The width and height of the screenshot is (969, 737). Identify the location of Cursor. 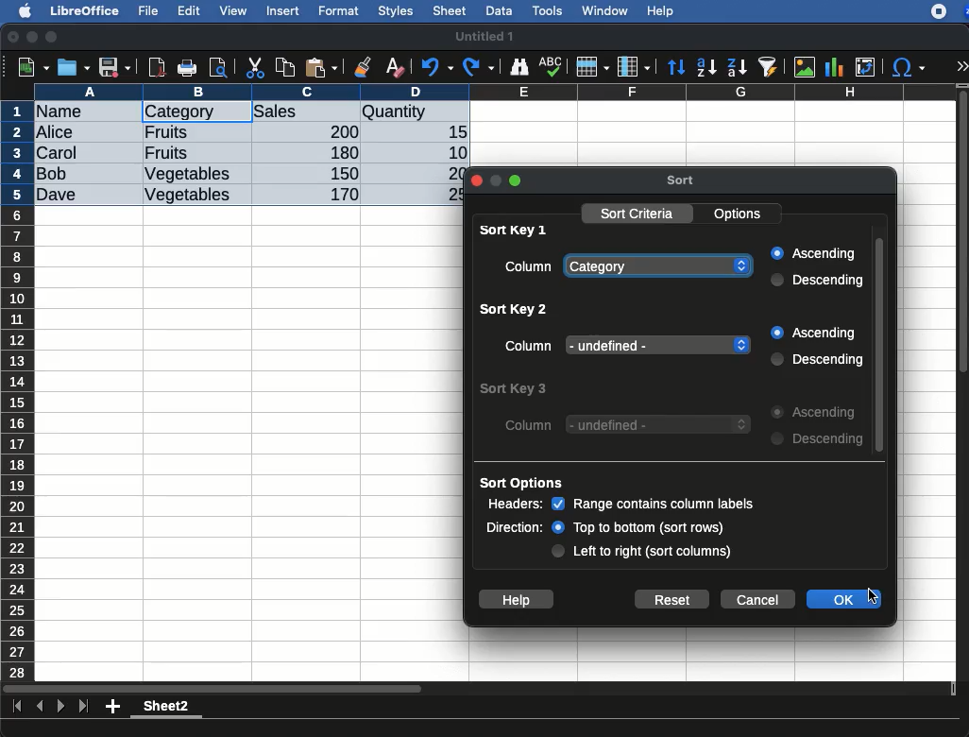
(875, 594).